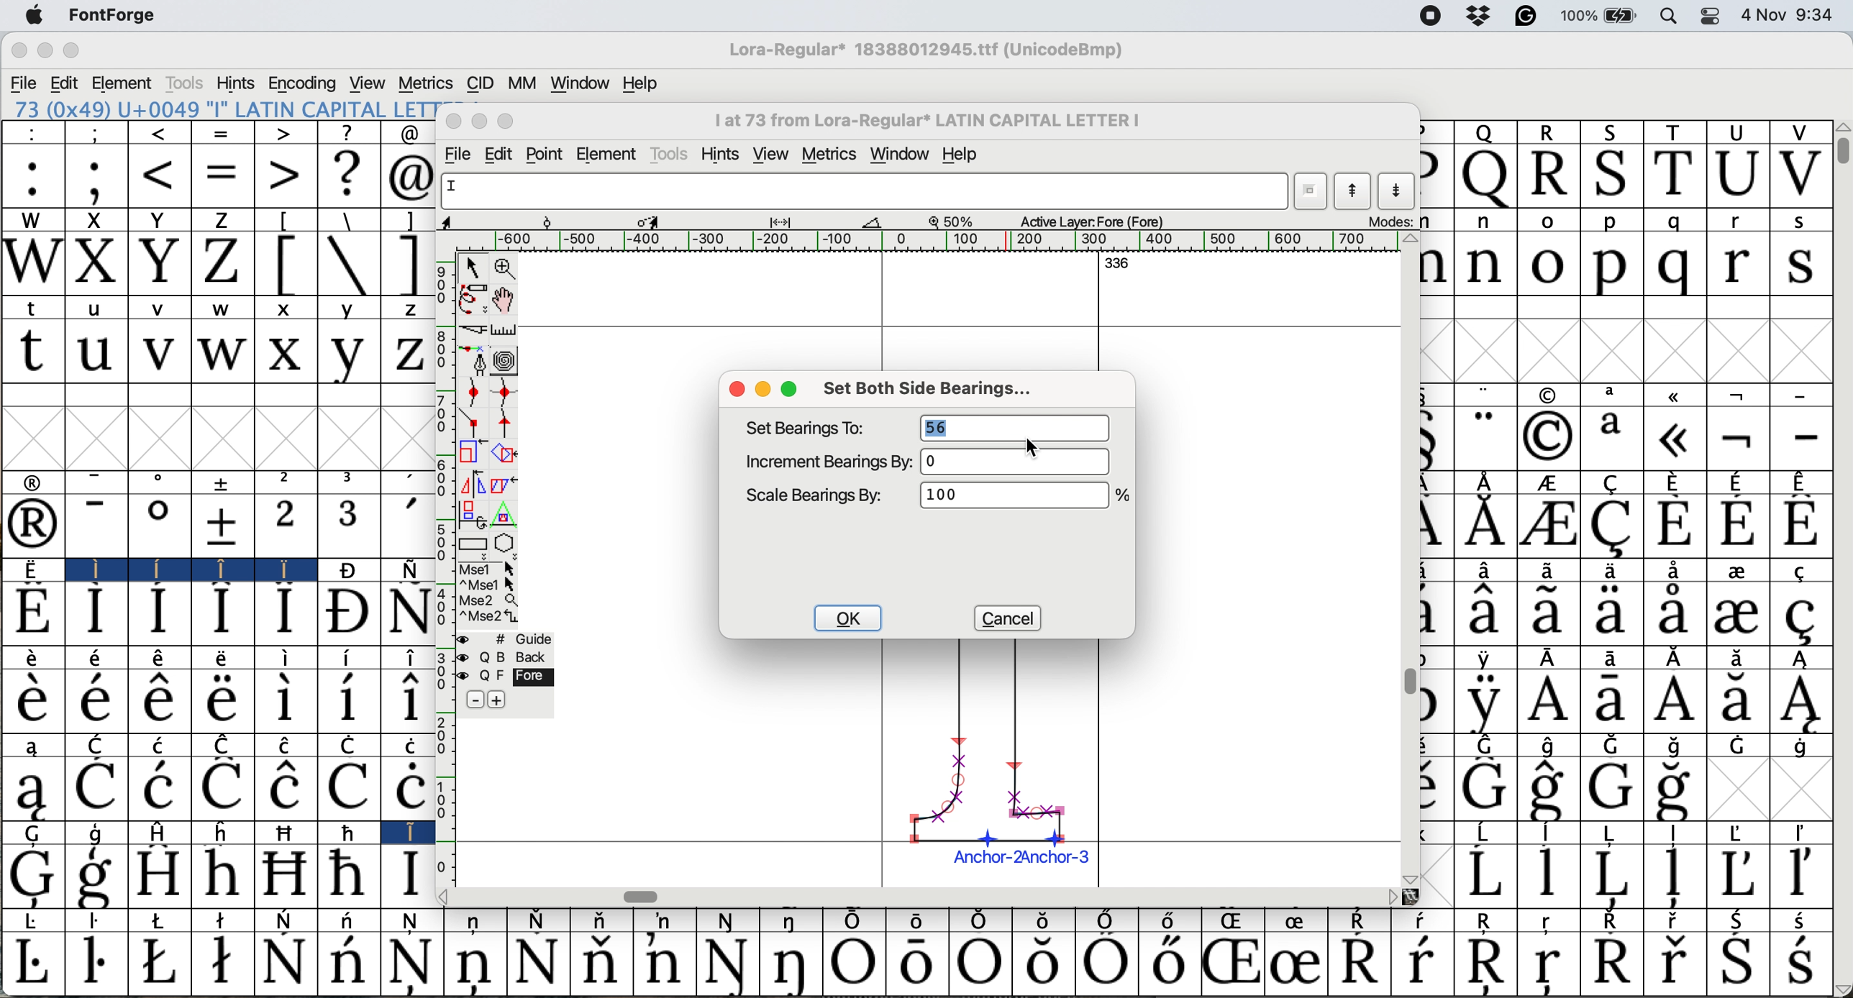 Image resolution: width=1853 pixels, height=998 pixels. Describe the element at coordinates (1739, 700) in the screenshot. I see `Symbol` at that location.